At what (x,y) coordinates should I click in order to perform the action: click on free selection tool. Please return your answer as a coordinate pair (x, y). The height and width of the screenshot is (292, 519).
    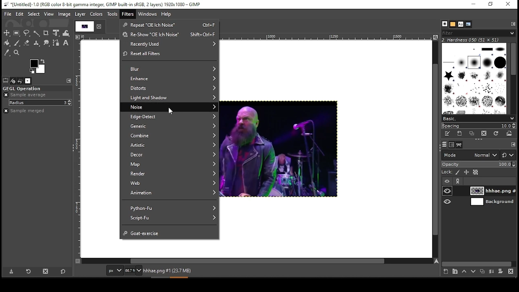
    Looking at the image, I should click on (28, 33).